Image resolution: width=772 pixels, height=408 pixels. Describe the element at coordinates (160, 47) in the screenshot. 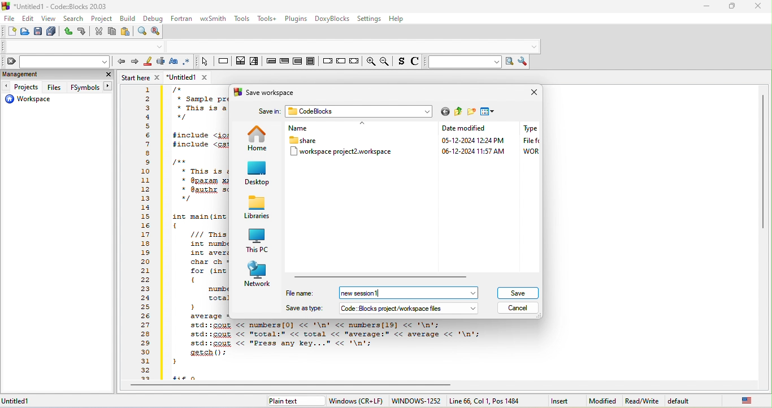

I see `dropdown` at that location.